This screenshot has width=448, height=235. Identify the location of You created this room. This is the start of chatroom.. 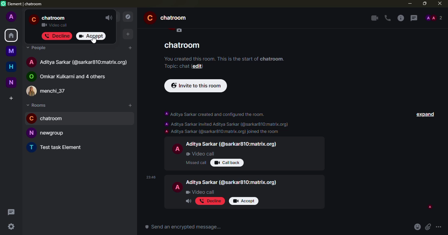
(222, 58).